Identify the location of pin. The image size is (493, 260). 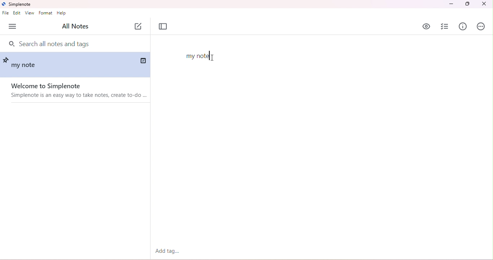
(7, 59).